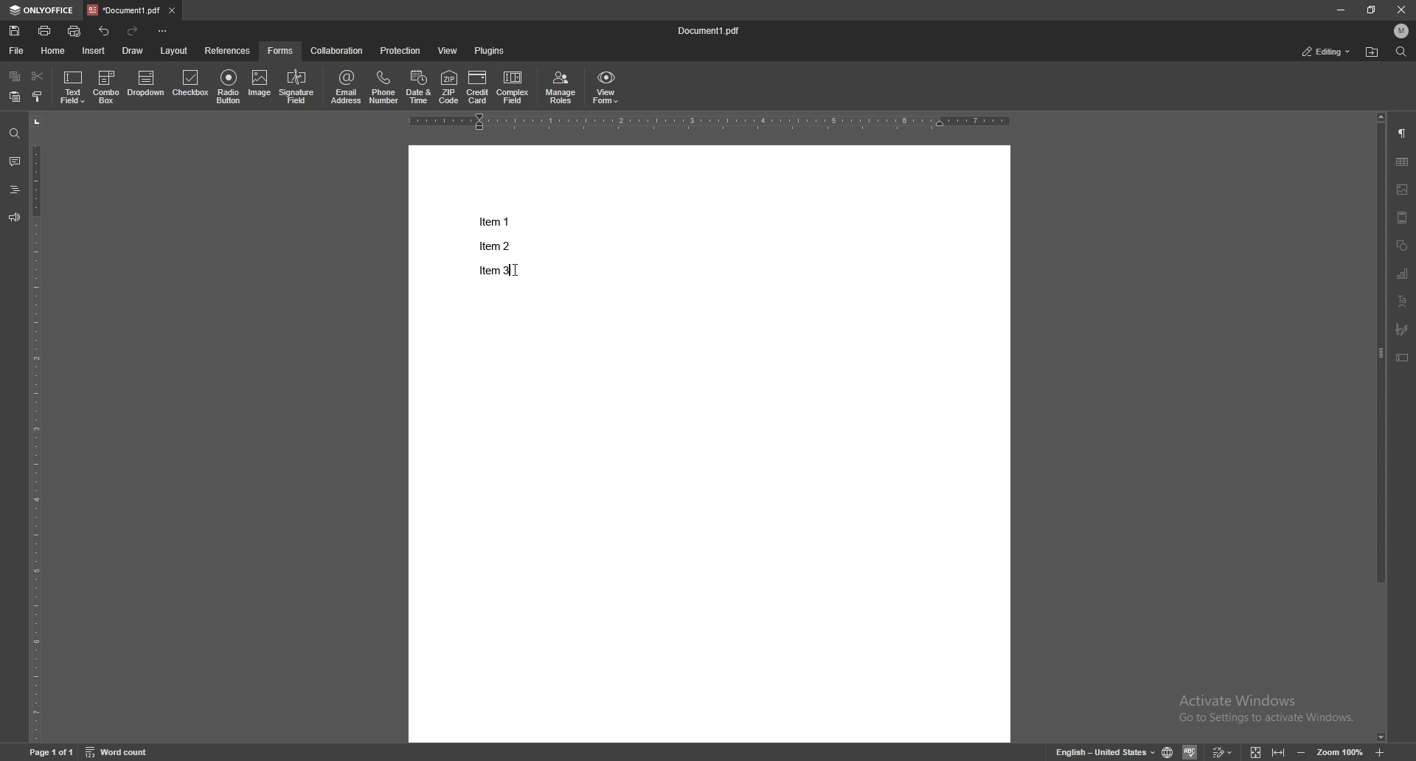 The image size is (1416, 761). What do you see at coordinates (94, 51) in the screenshot?
I see `insert` at bounding box center [94, 51].